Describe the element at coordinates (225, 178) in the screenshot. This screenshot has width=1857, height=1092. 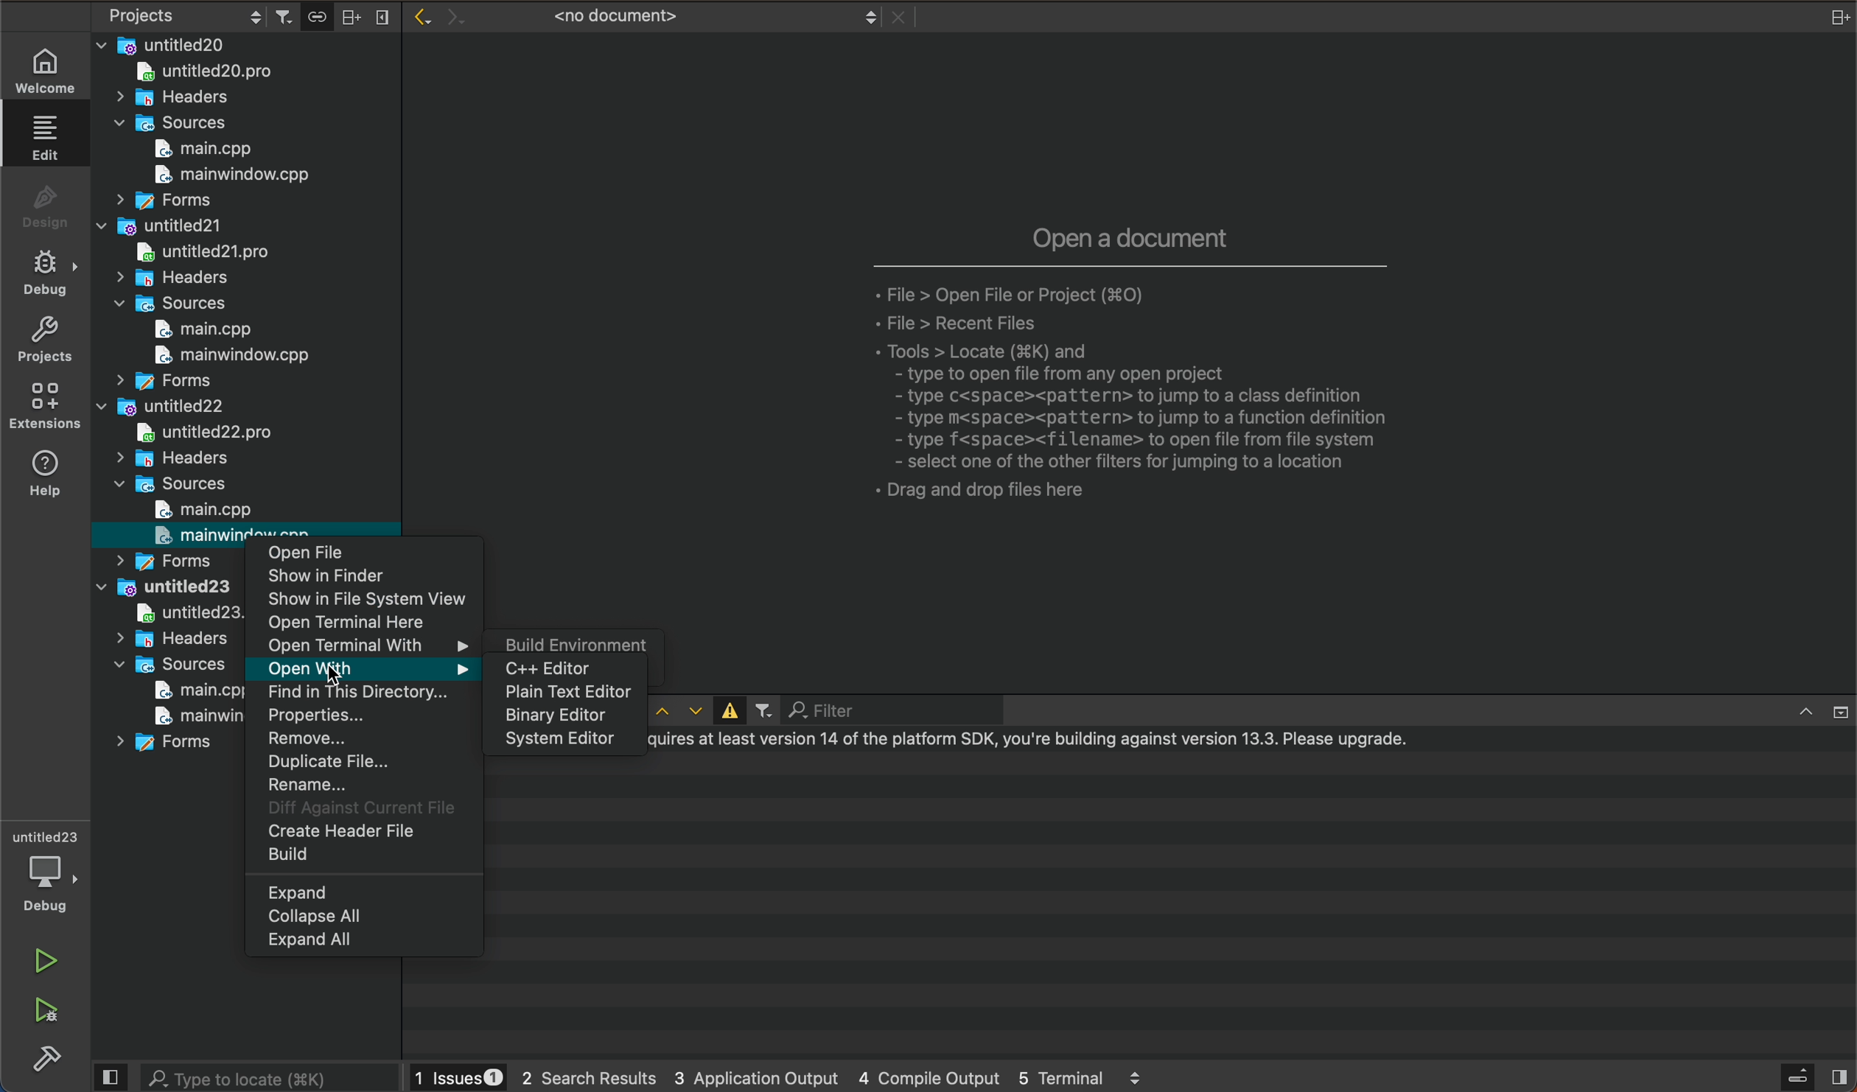
I see `mainwindow.cpp` at that location.